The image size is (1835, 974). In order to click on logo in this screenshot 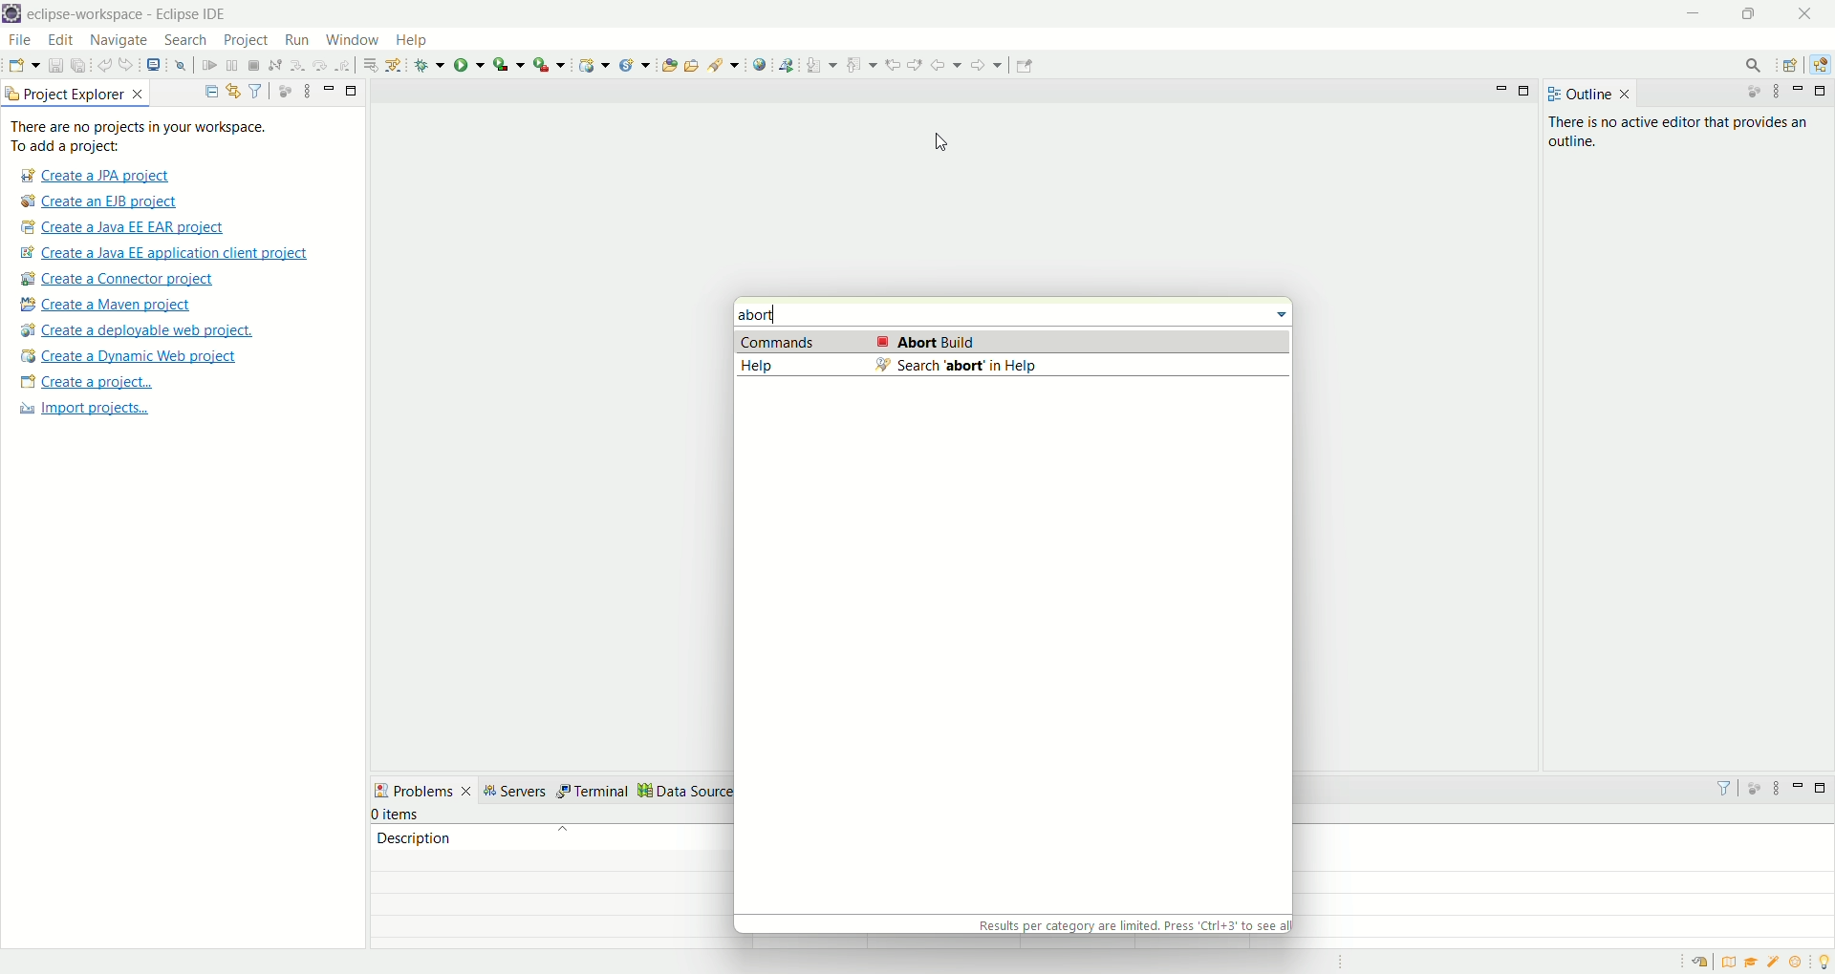, I will do `click(12, 13)`.